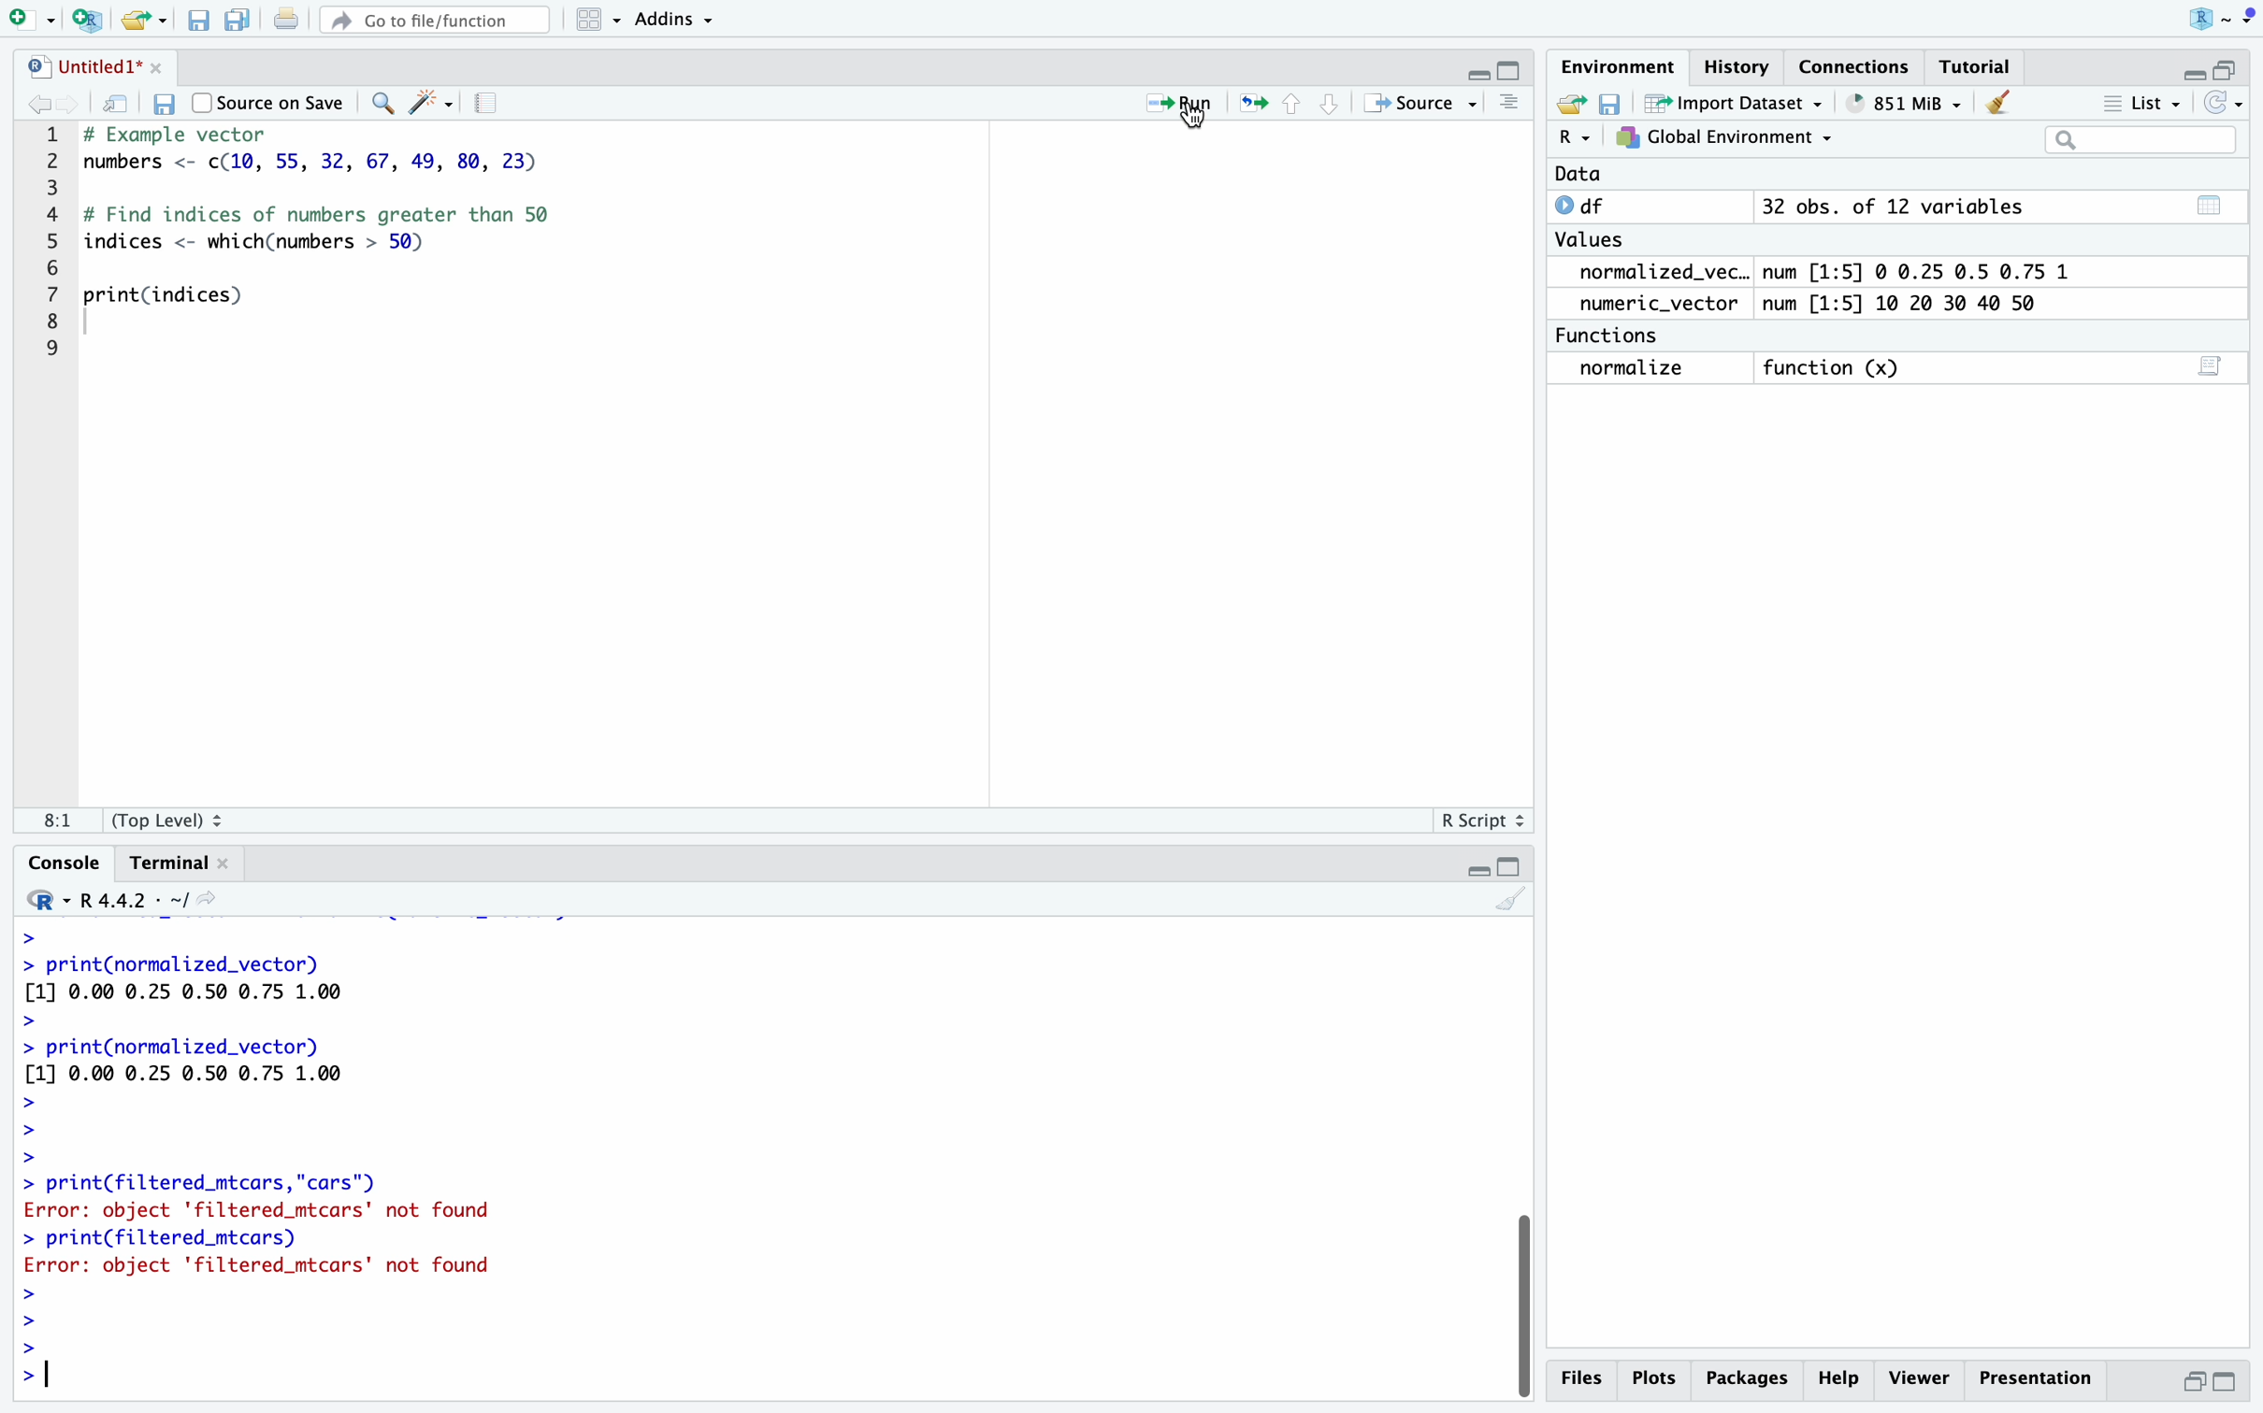  I want to click on  Untitled1, so click(94, 65).